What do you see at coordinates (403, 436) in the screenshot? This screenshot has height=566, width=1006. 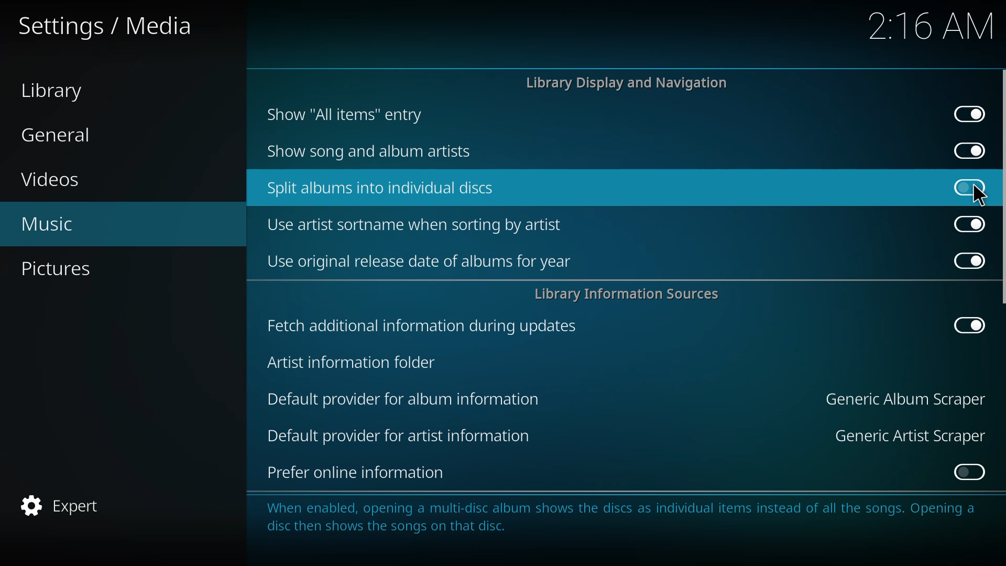 I see `default provider for artist information` at bounding box center [403, 436].